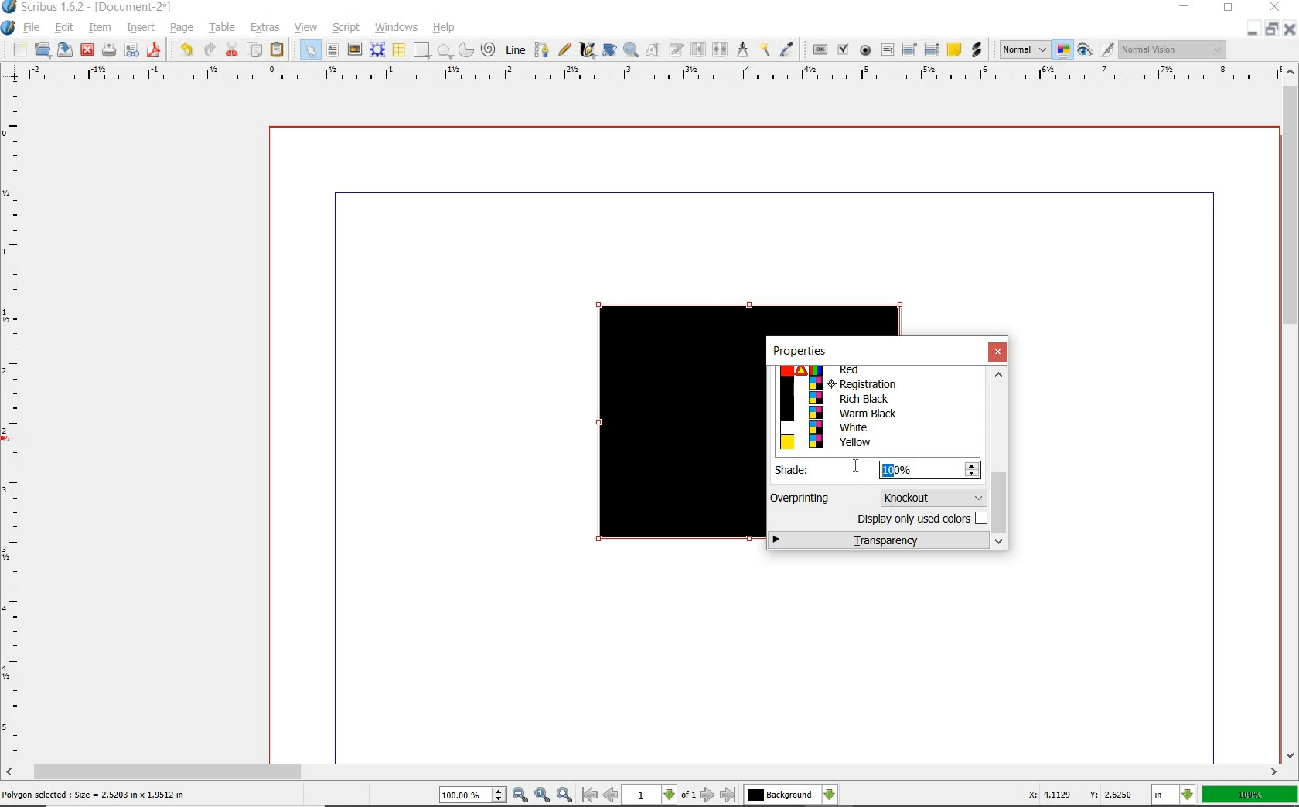  What do you see at coordinates (266, 27) in the screenshot?
I see `extras` at bounding box center [266, 27].